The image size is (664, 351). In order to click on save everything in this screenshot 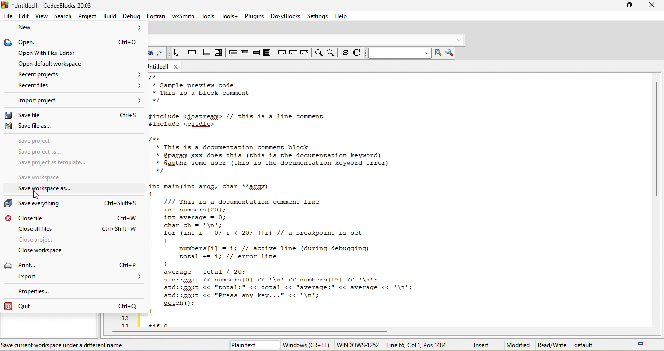, I will do `click(74, 205)`.